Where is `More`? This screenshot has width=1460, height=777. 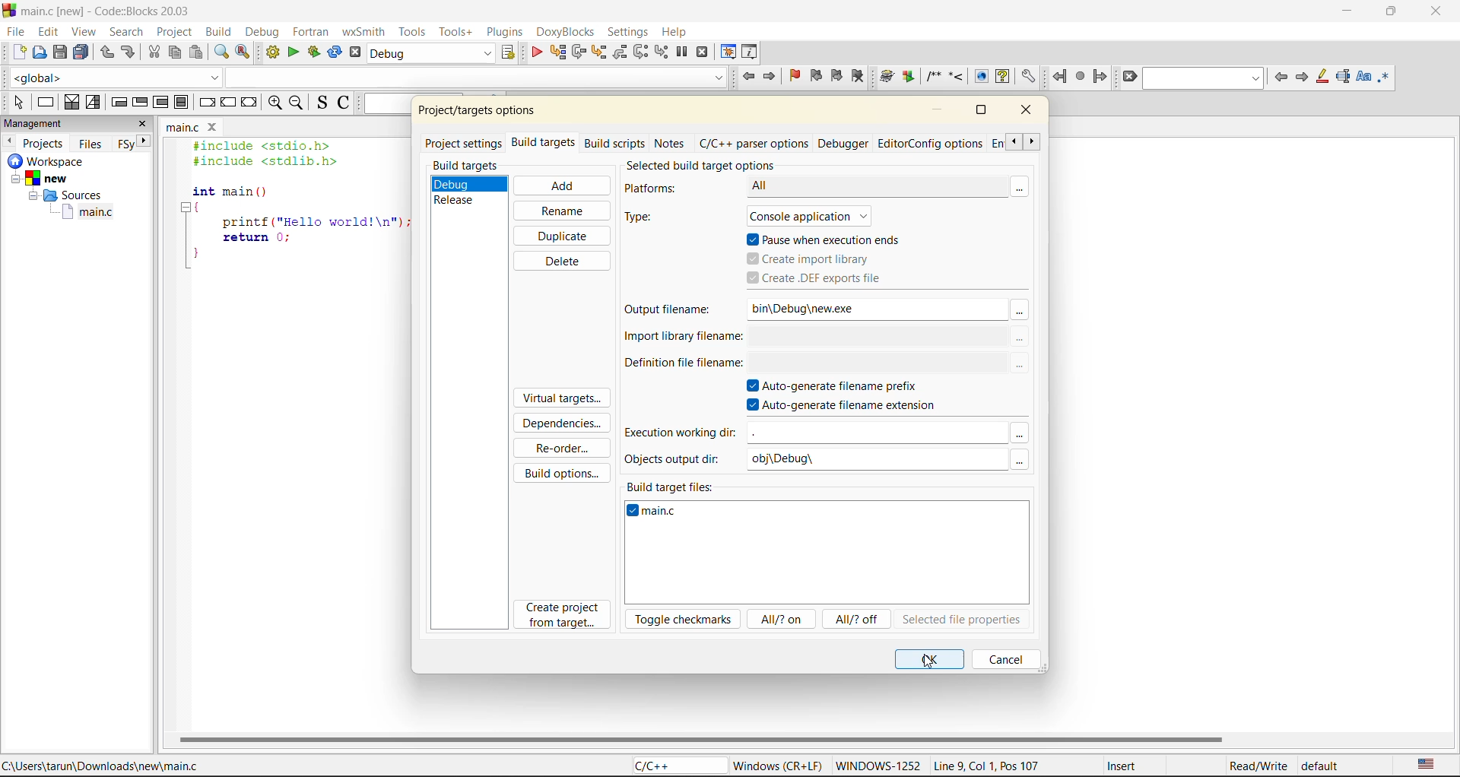
More is located at coordinates (1019, 460).